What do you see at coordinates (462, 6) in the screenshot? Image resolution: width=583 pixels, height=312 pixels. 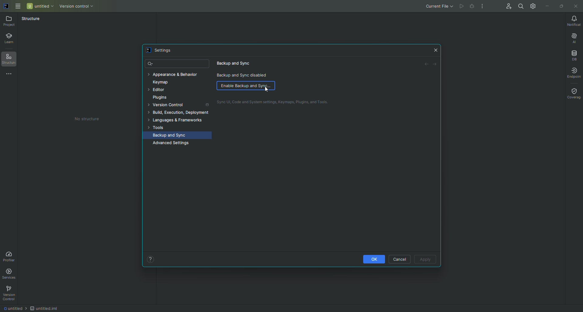 I see `Cannot run current file` at bounding box center [462, 6].